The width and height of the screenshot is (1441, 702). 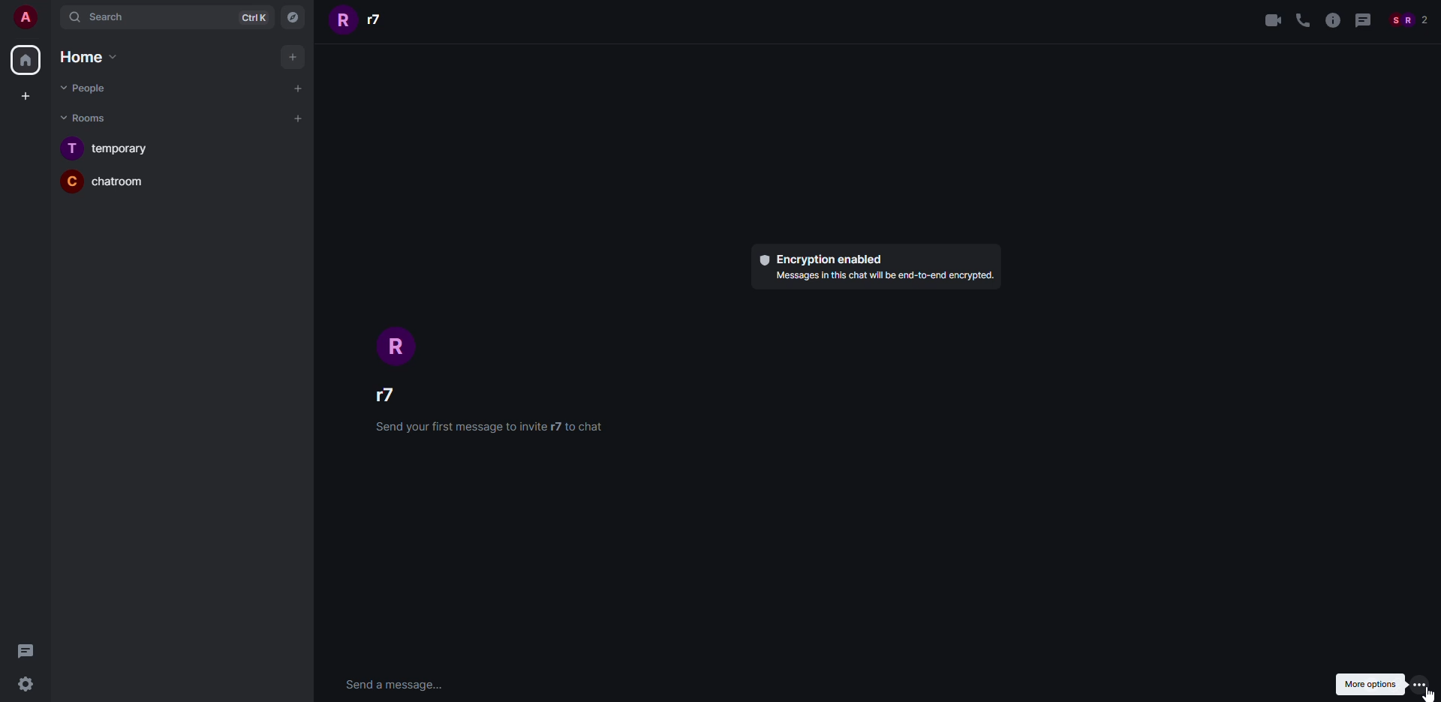 I want to click on Temporary, so click(x=106, y=147).